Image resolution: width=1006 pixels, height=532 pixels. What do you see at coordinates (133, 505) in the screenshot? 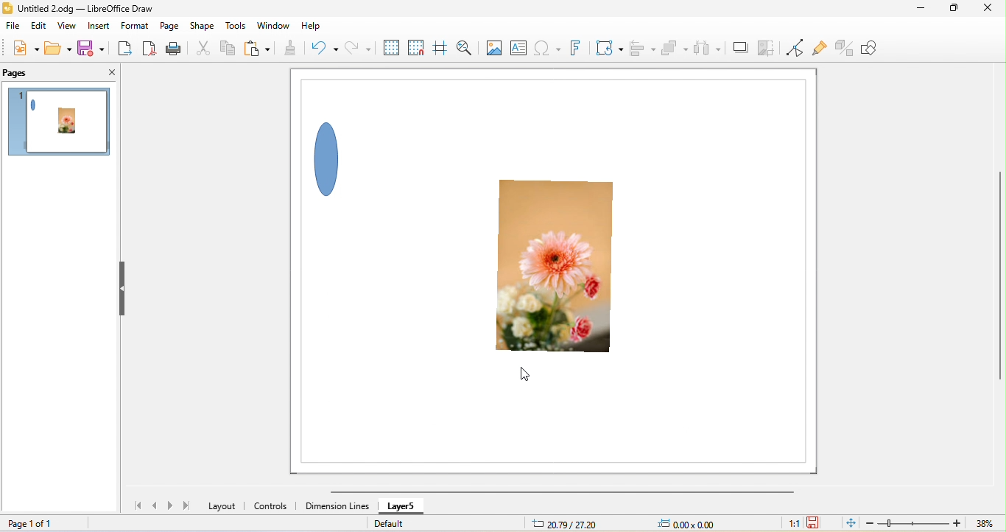
I see `first page` at bounding box center [133, 505].